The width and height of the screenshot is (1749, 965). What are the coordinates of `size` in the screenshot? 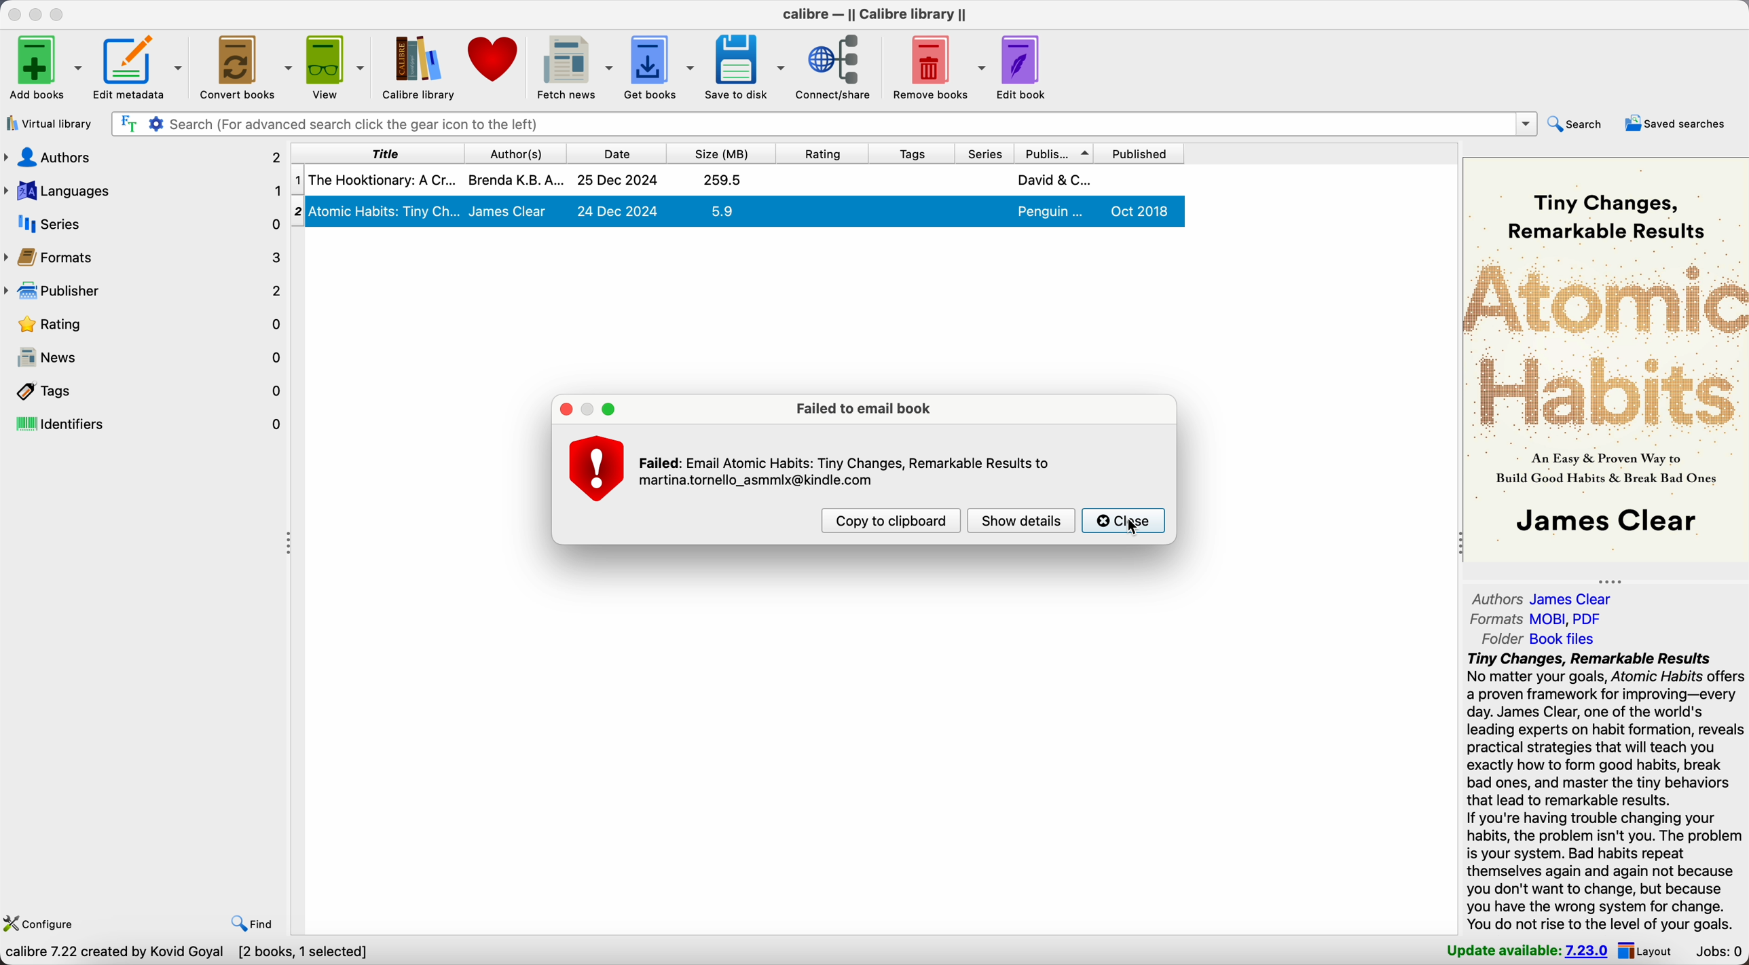 It's located at (720, 151).